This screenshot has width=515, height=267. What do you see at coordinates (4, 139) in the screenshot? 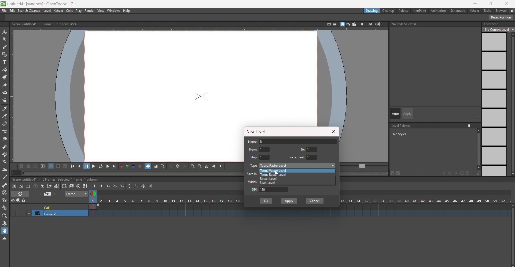
I see `pinch tool` at bounding box center [4, 139].